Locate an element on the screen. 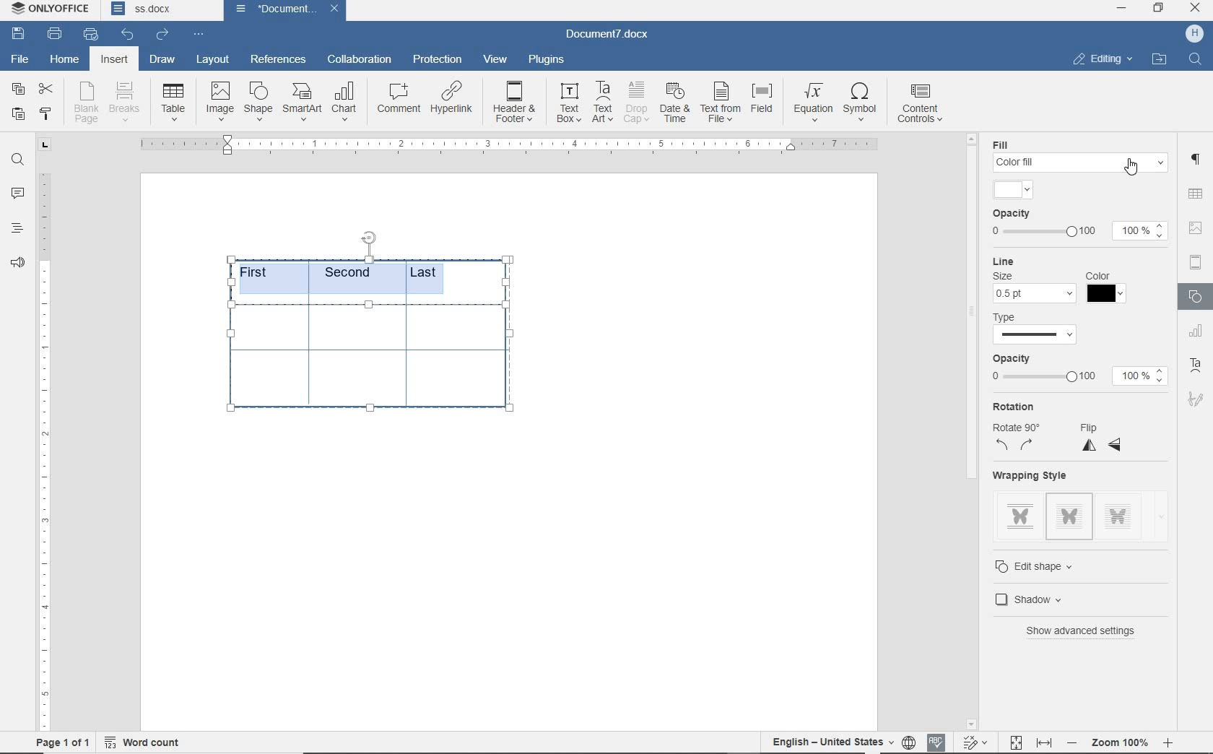 This screenshot has width=1213, height=754. show advanced settings is located at coordinates (1092, 632).